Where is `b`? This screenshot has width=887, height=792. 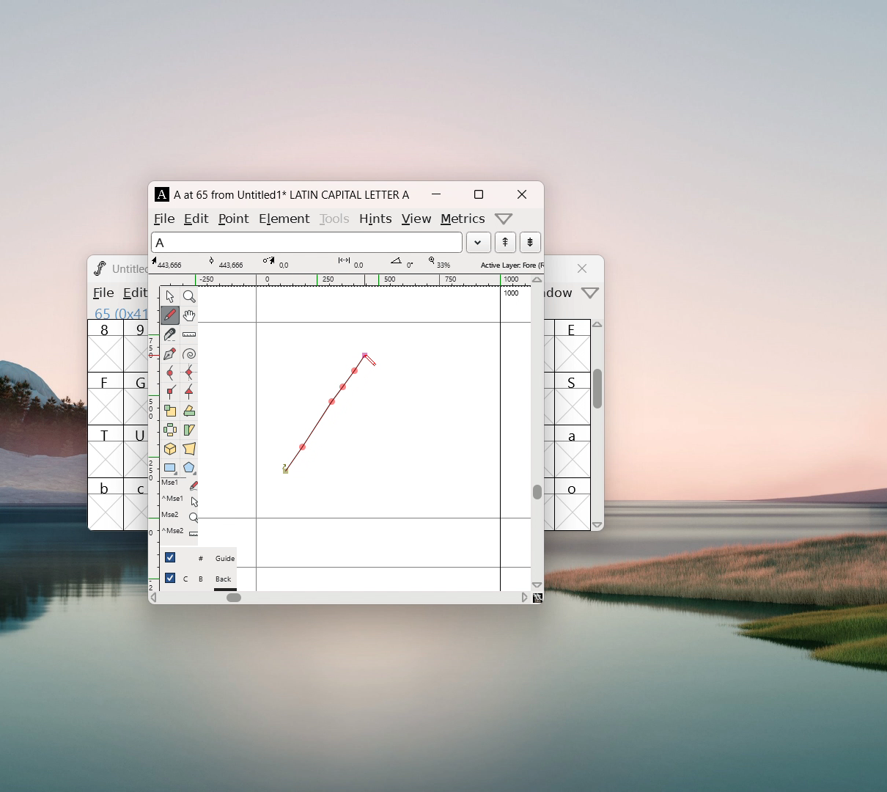 b is located at coordinates (106, 504).